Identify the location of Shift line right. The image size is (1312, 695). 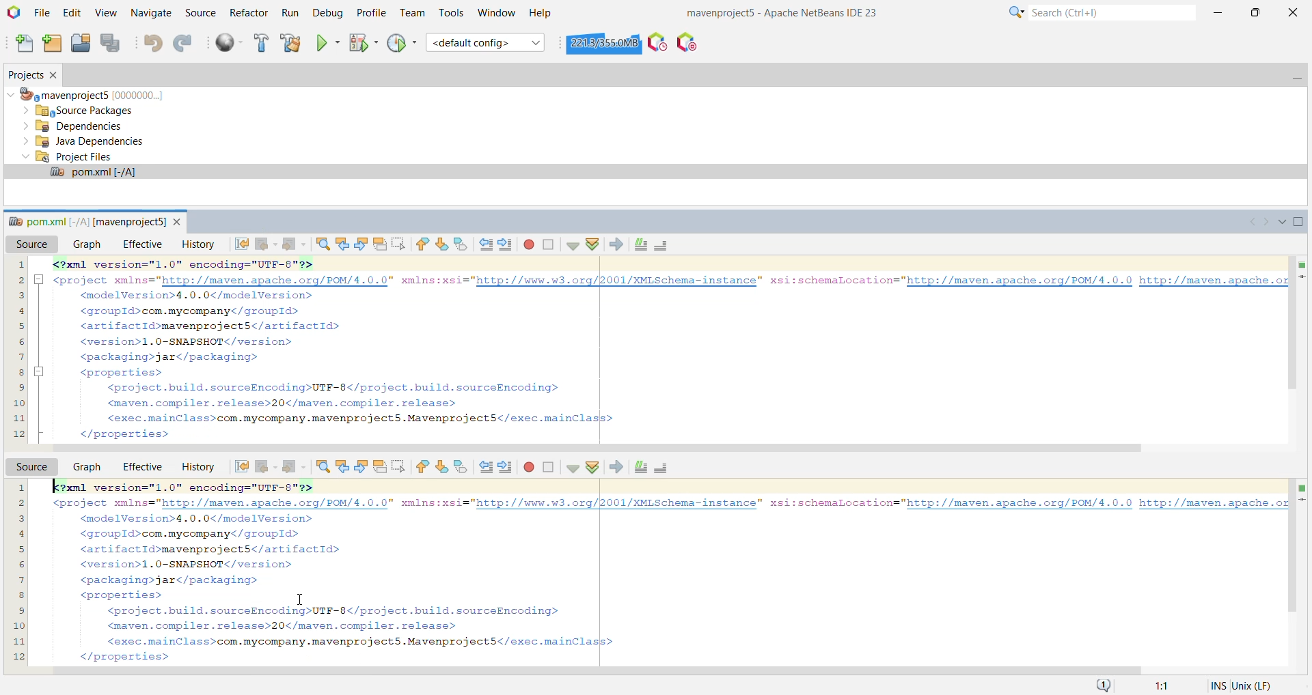
(506, 244).